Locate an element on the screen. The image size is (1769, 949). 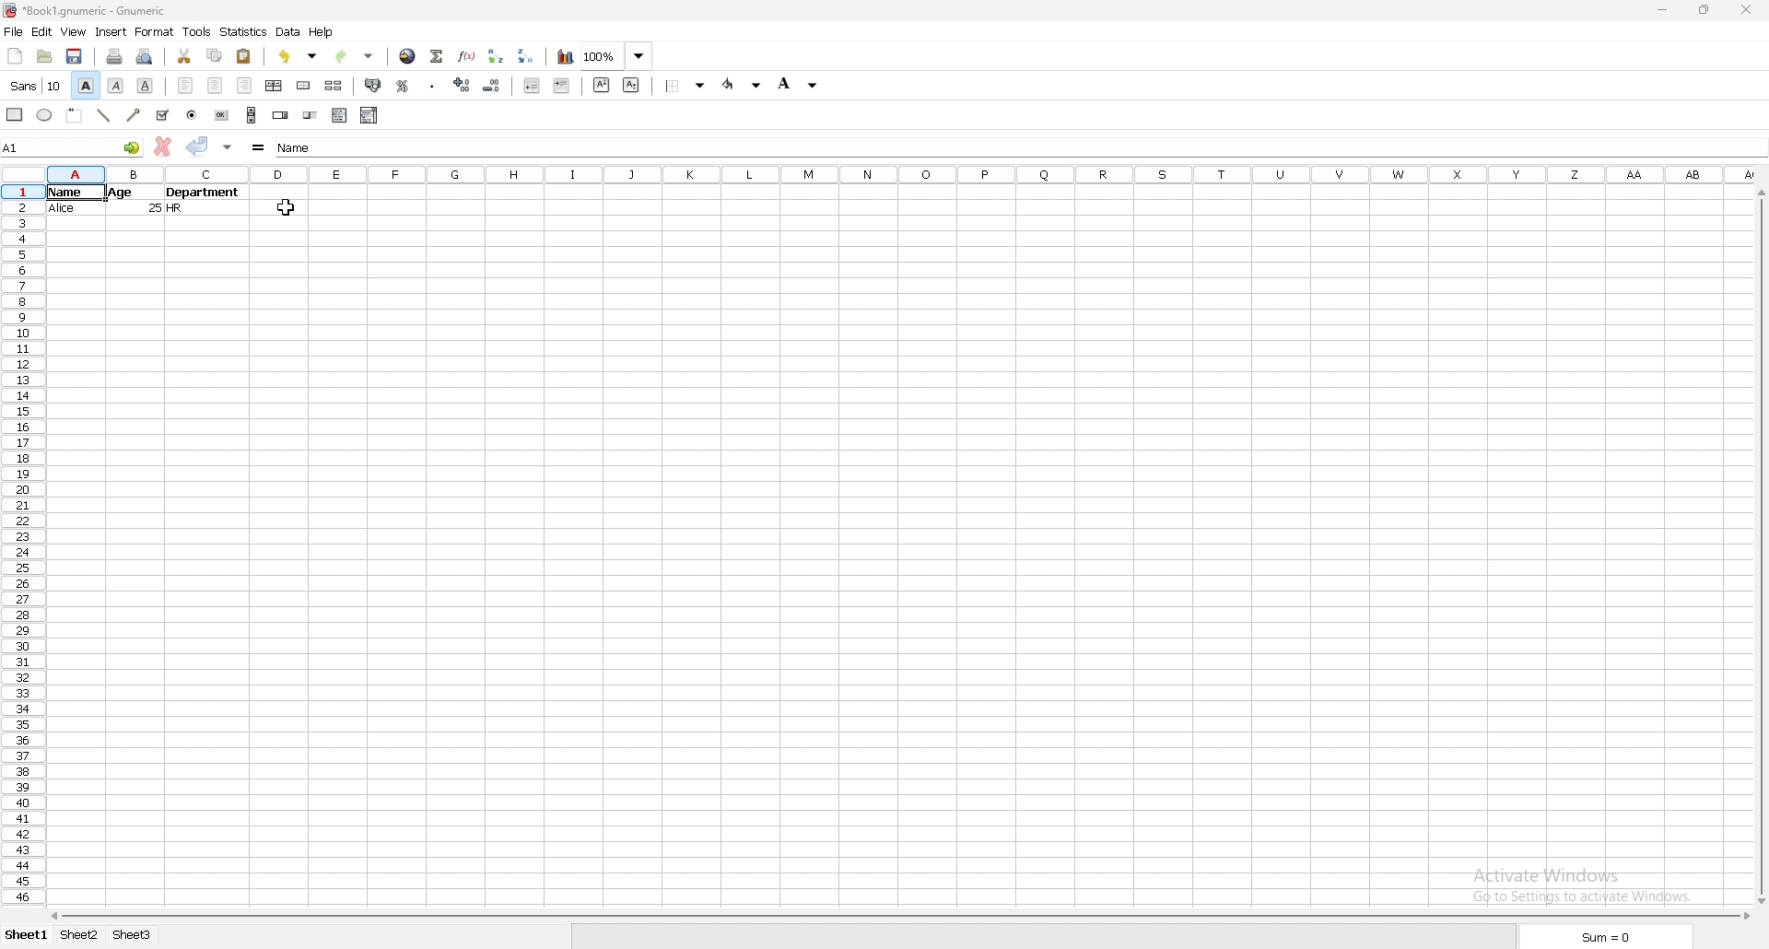
help is located at coordinates (322, 32).